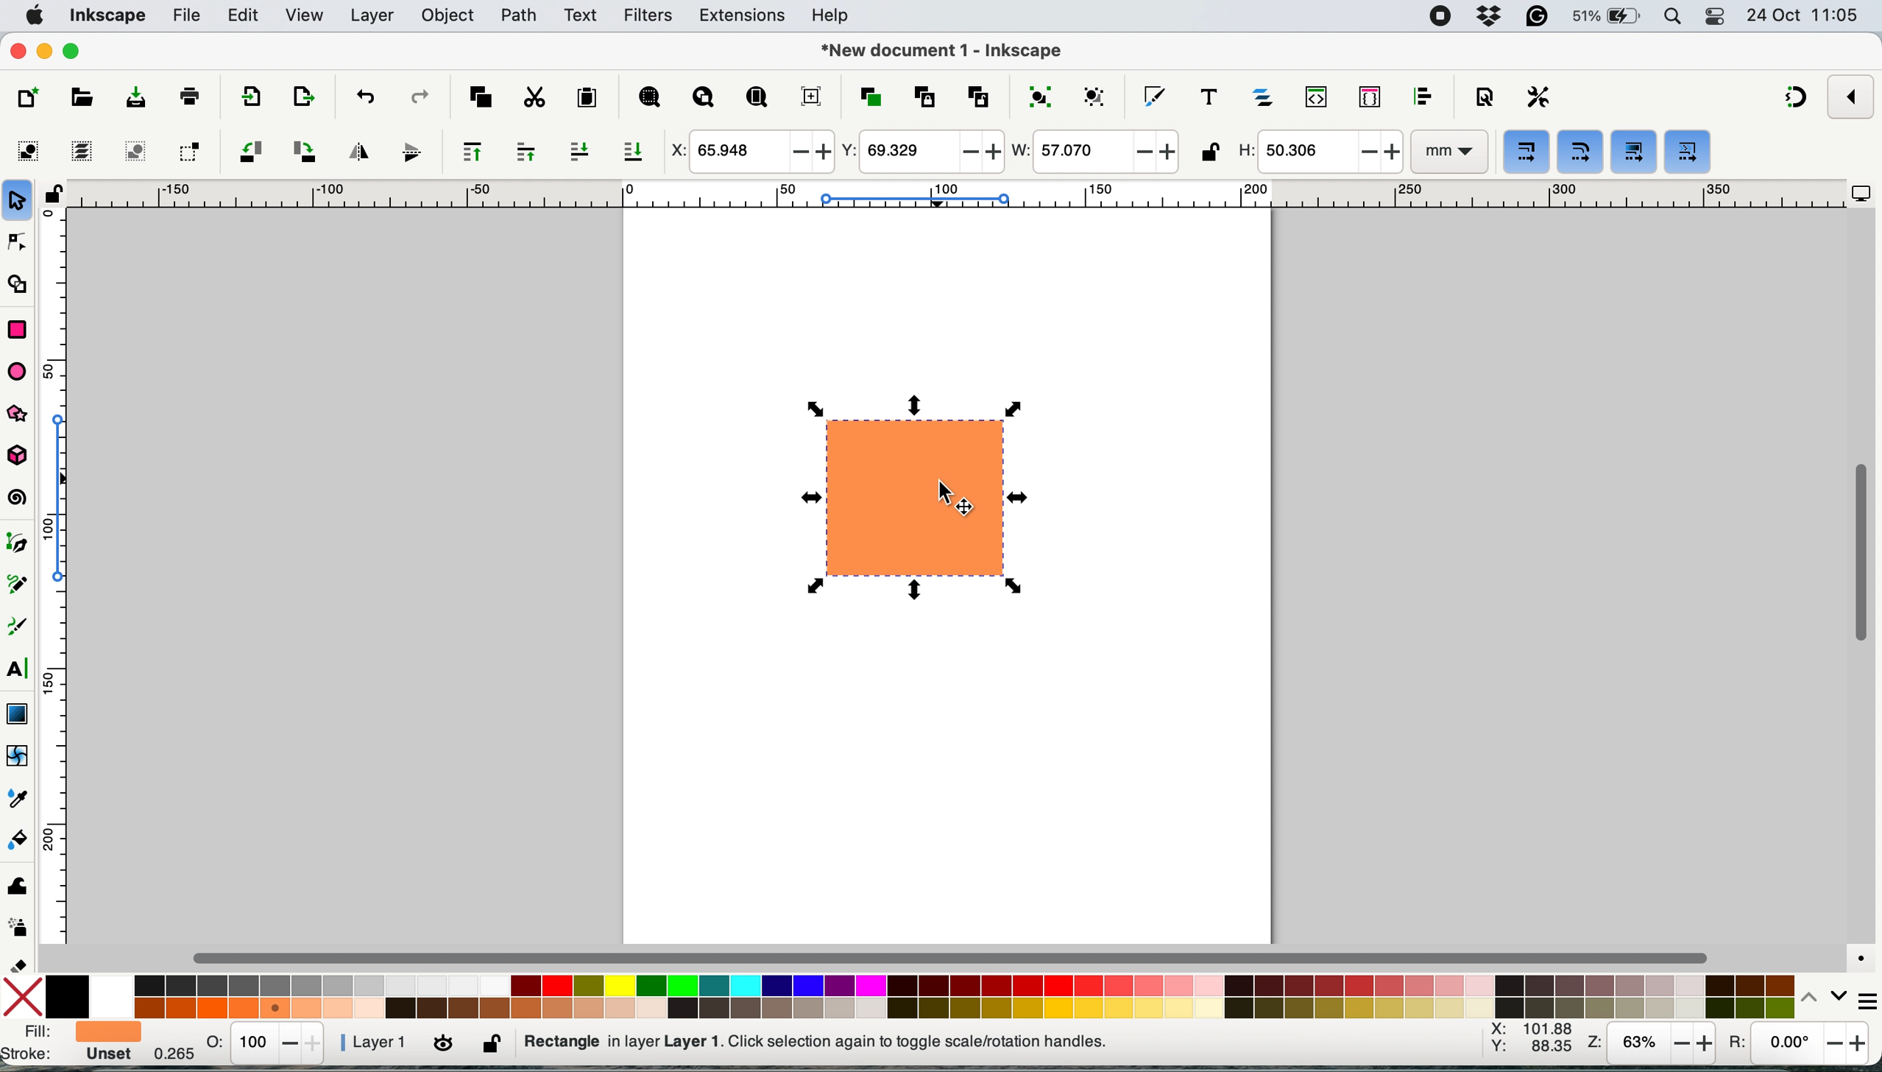 This screenshot has width=1882, height=1072. I want to click on paste, so click(586, 98).